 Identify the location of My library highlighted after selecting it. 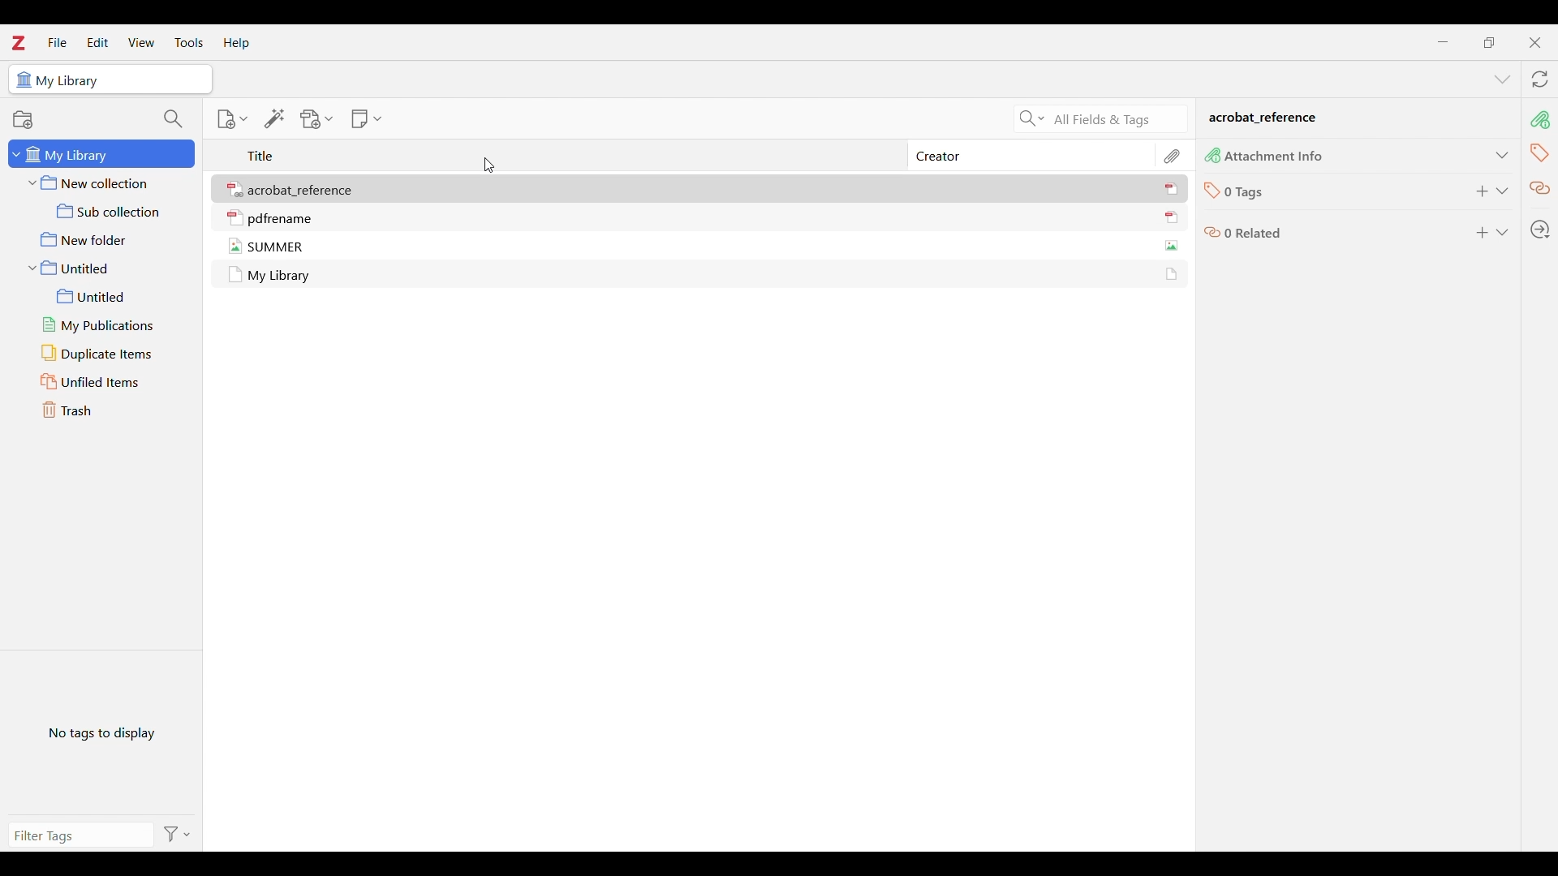
(102, 154).